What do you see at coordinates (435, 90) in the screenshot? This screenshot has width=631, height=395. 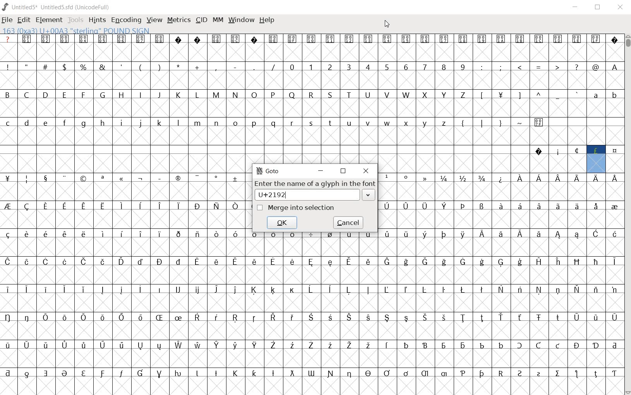 I see `glyph characters` at bounding box center [435, 90].